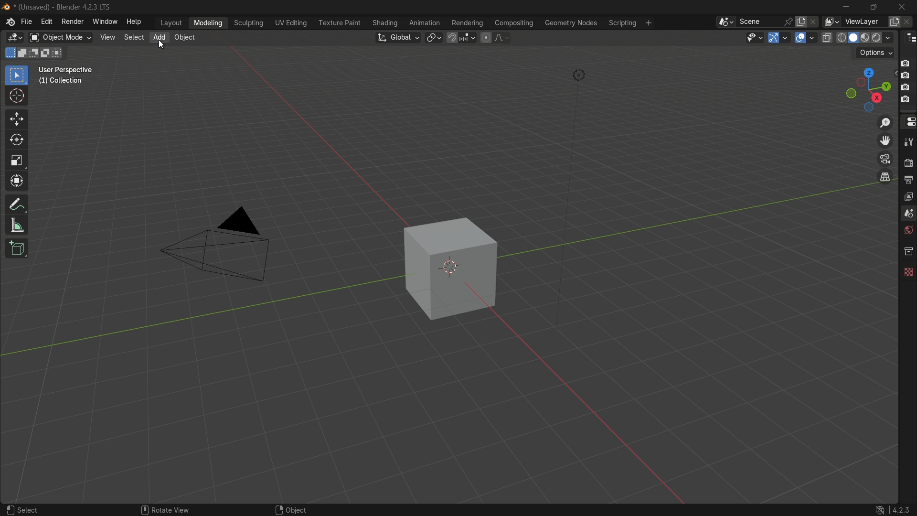 Image resolution: width=917 pixels, height=516 pixels. What do you see at coordinates (48, 21) in the screenshot?
I see `edit menu` at bounding box center [48, 21].